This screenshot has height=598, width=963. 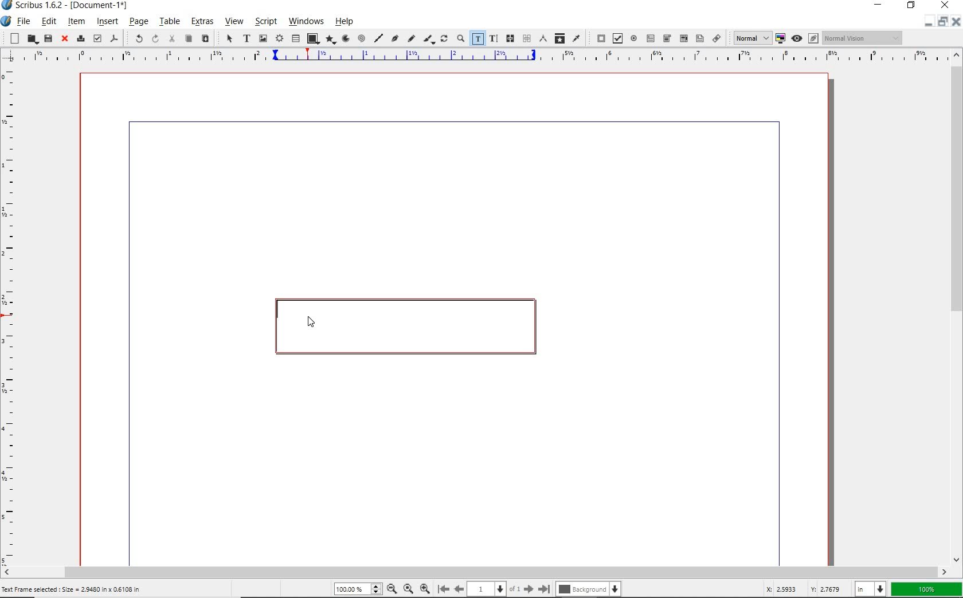 I want to click on Next page, so click(x=528, y=589).